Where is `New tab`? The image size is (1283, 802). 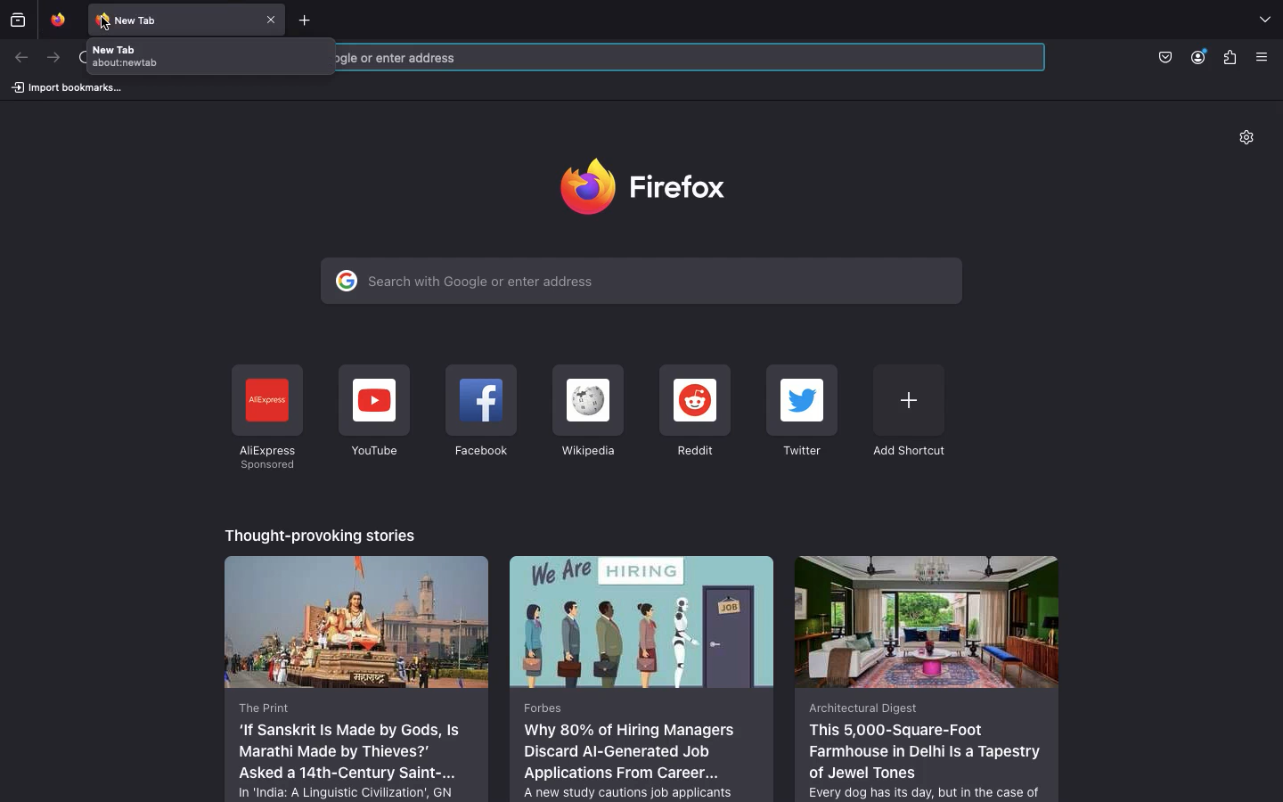
New tab is located at coordinates (173, 19).